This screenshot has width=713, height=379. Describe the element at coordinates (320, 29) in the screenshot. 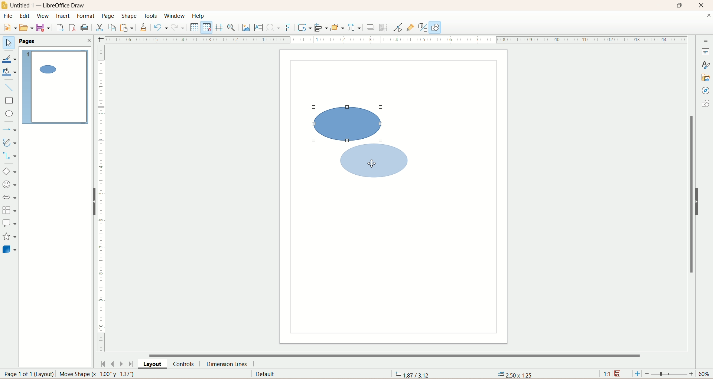

I see `allign` at that location.